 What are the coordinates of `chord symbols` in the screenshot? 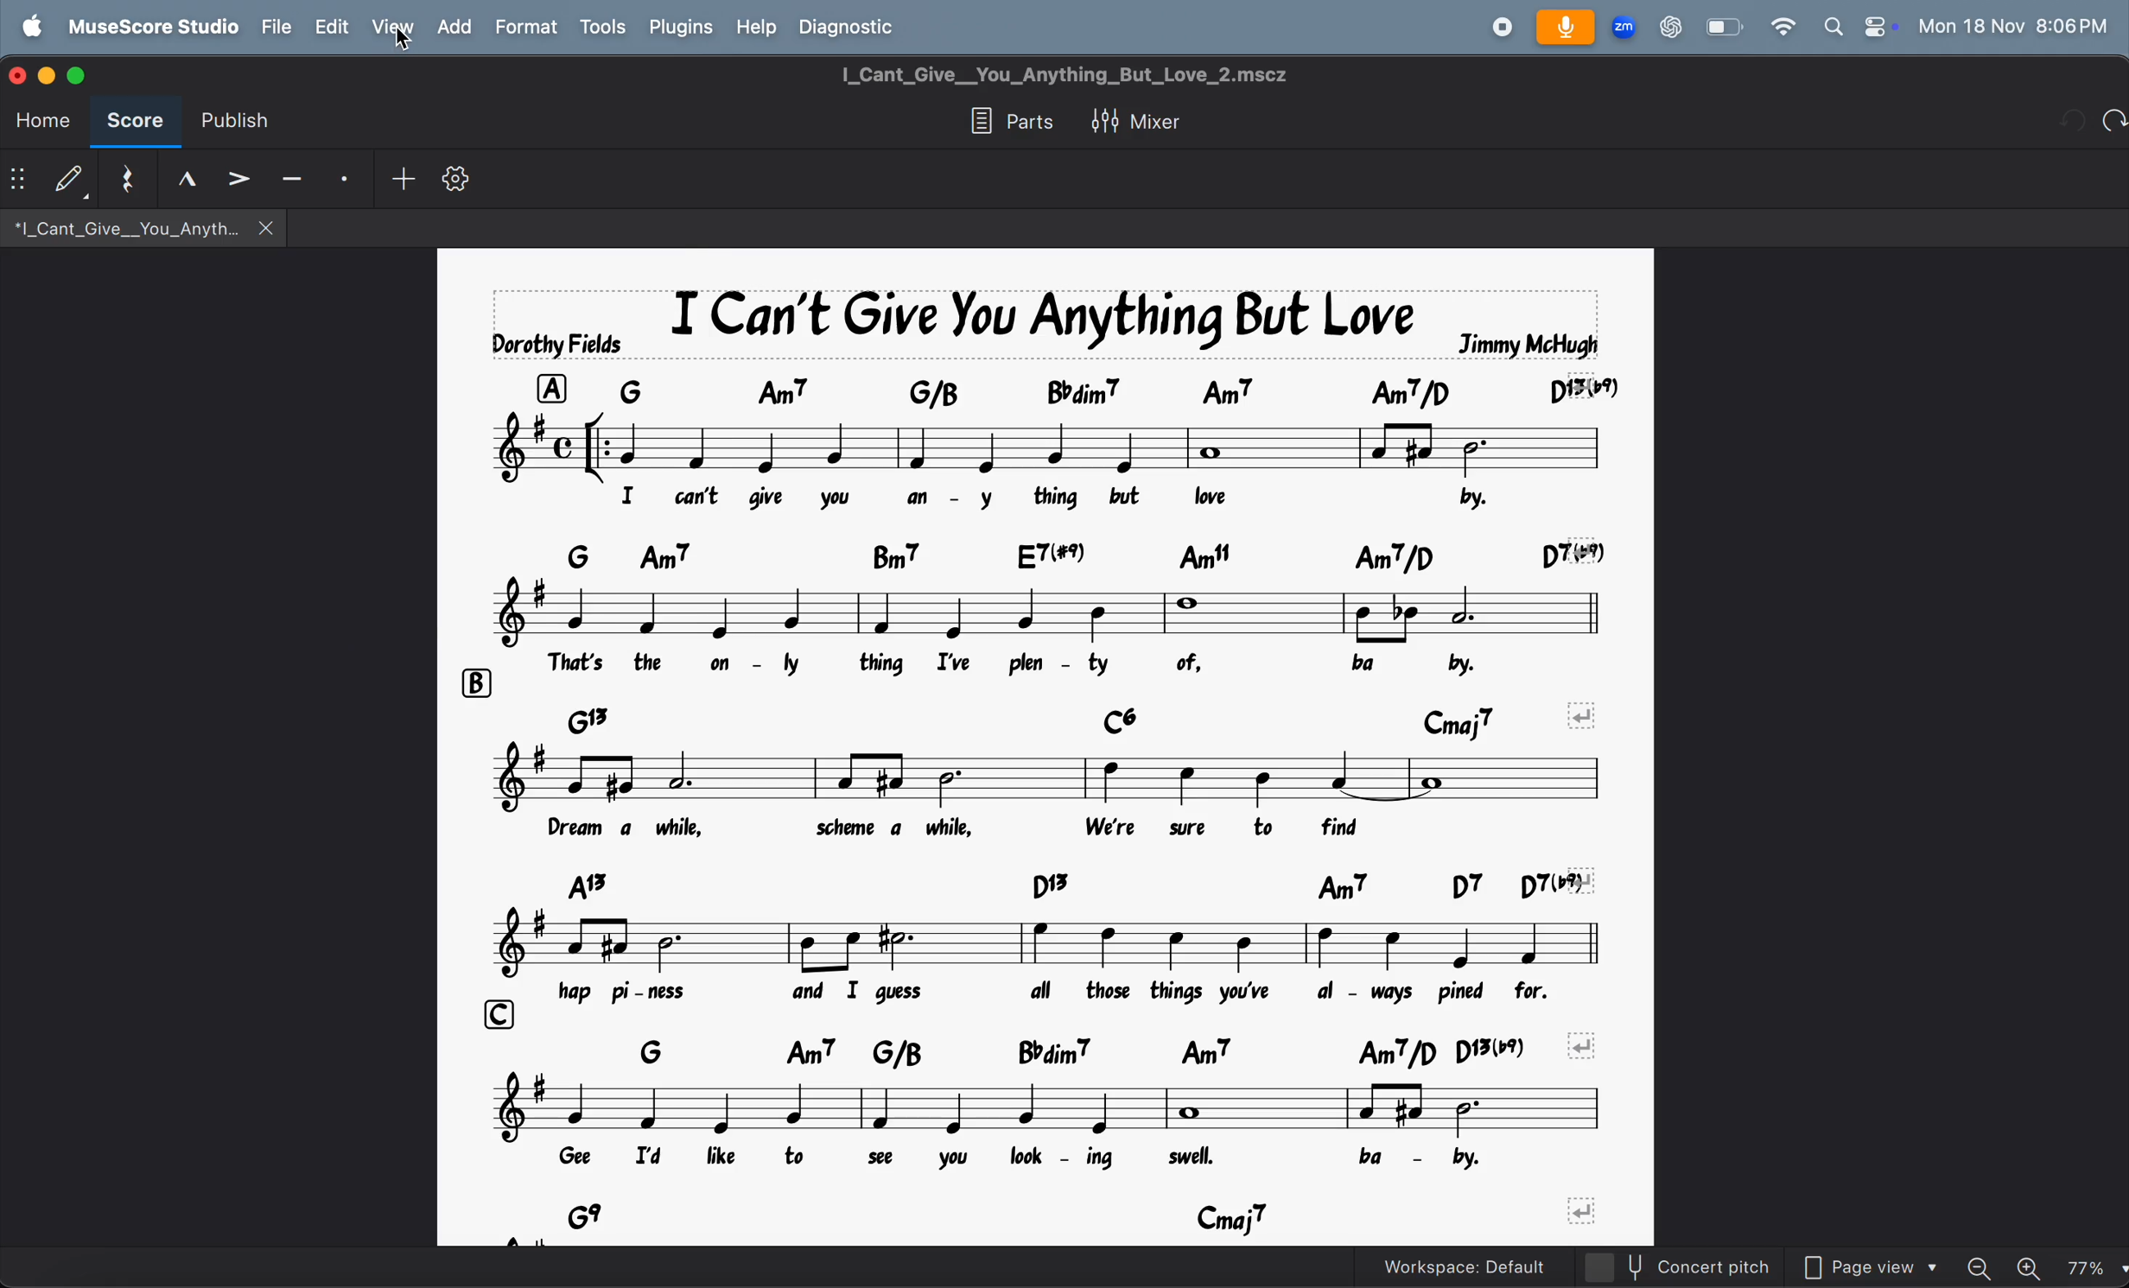 It's located at (1076, 1213).